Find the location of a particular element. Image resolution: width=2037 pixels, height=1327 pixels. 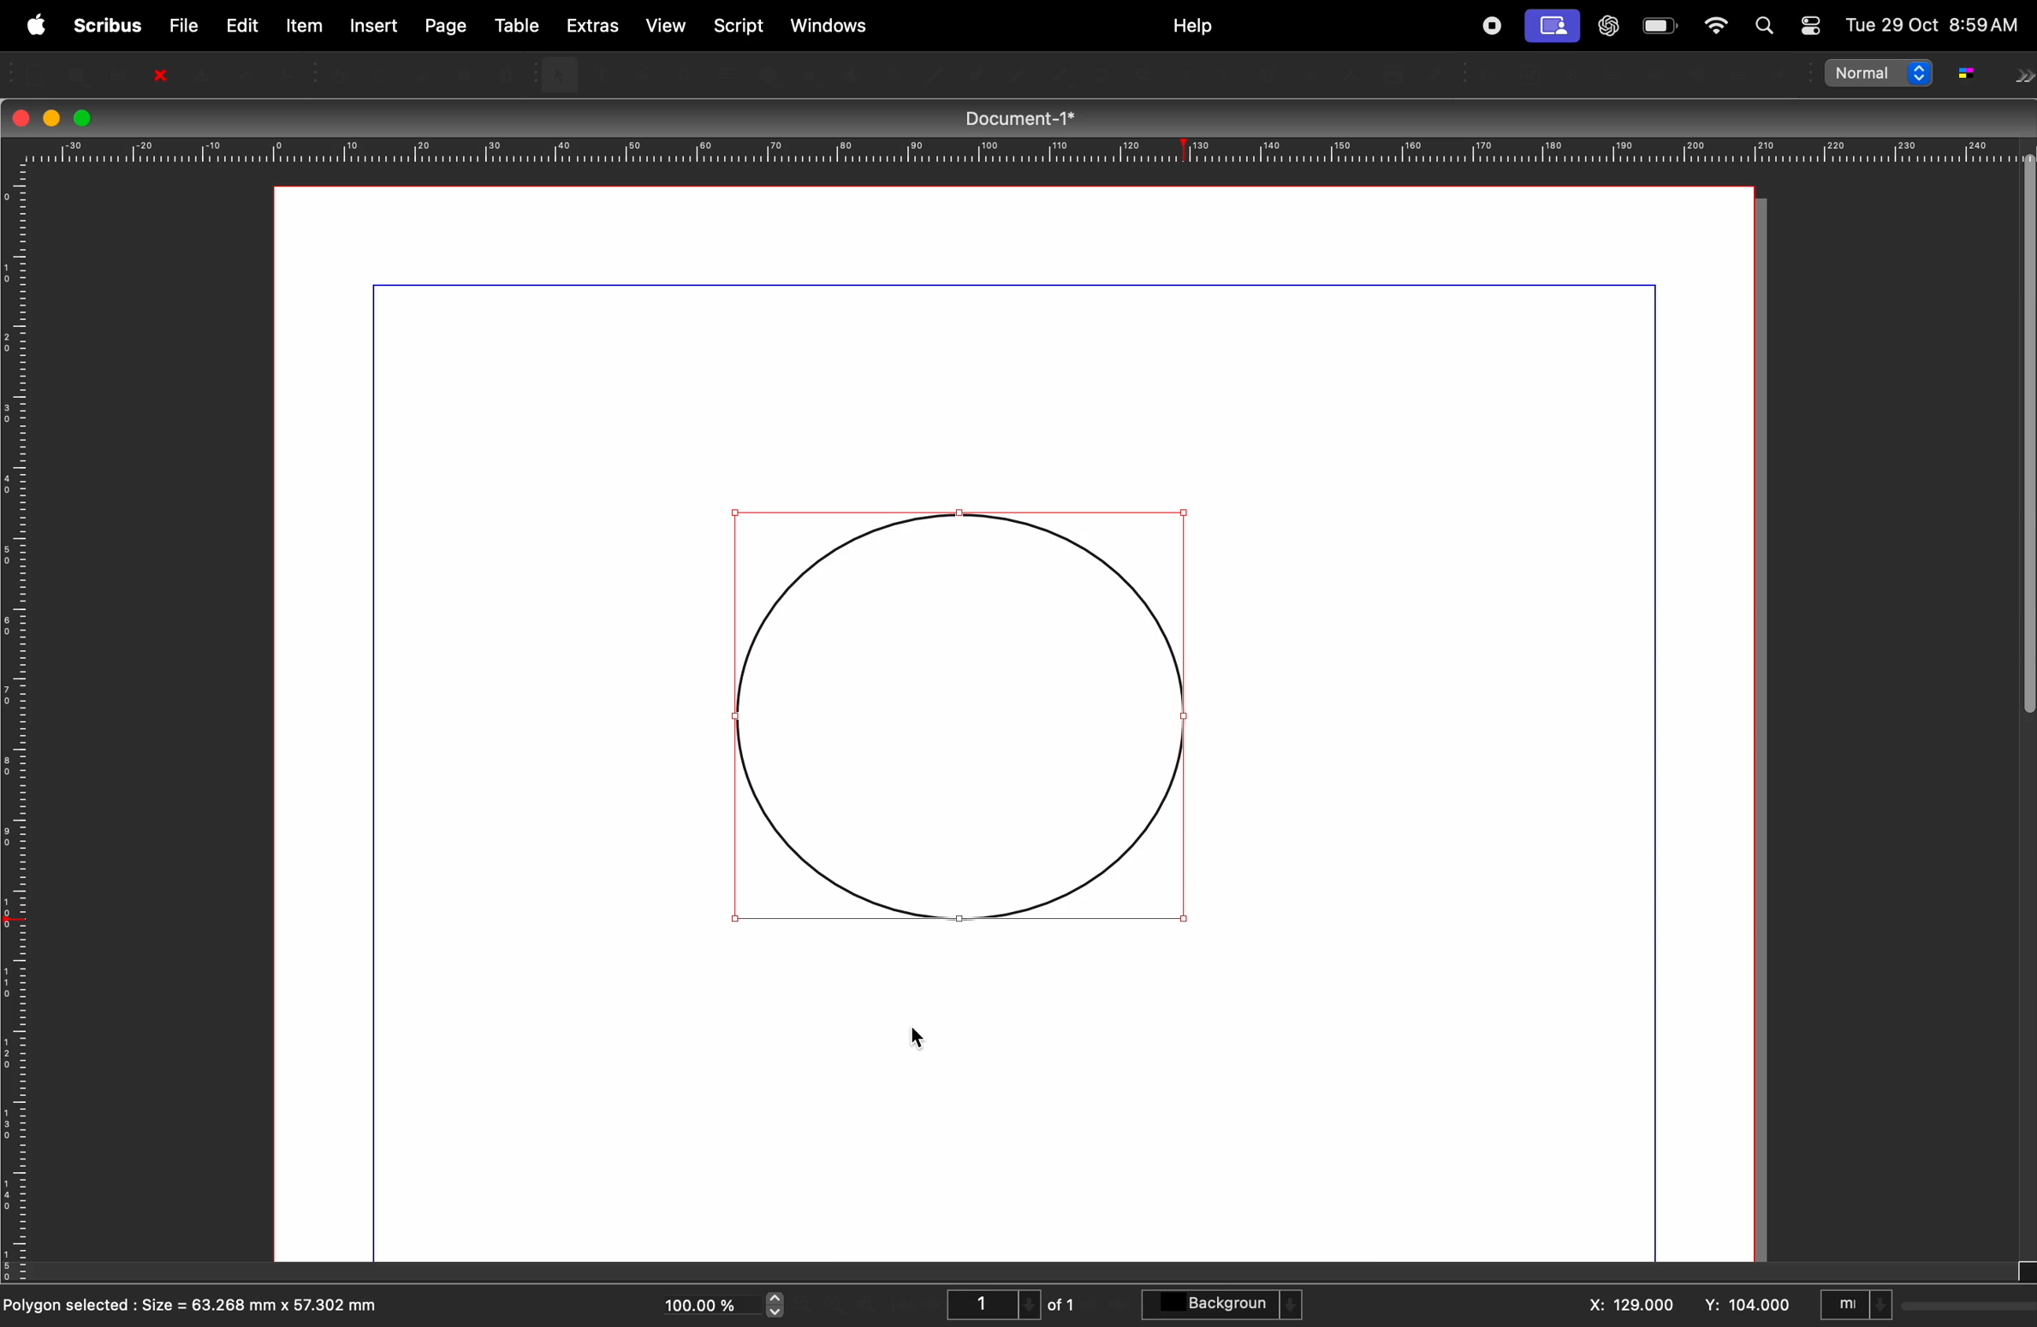

Image frame is located at coordinates (640, 72).